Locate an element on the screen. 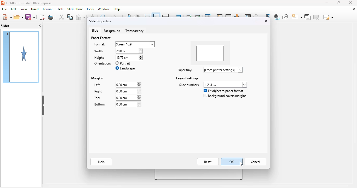 The height and width of the screenshot is (188, 357). window is located at coordinates (103, 9).